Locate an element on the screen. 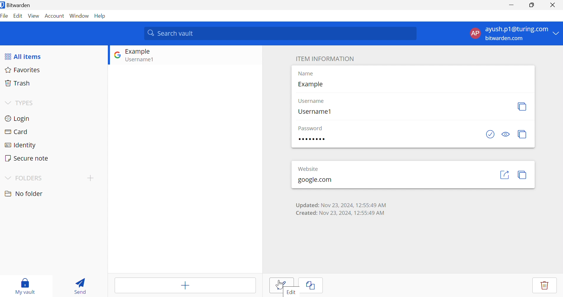 The image size is (563, 297). View is located at coordinates (34, 16).